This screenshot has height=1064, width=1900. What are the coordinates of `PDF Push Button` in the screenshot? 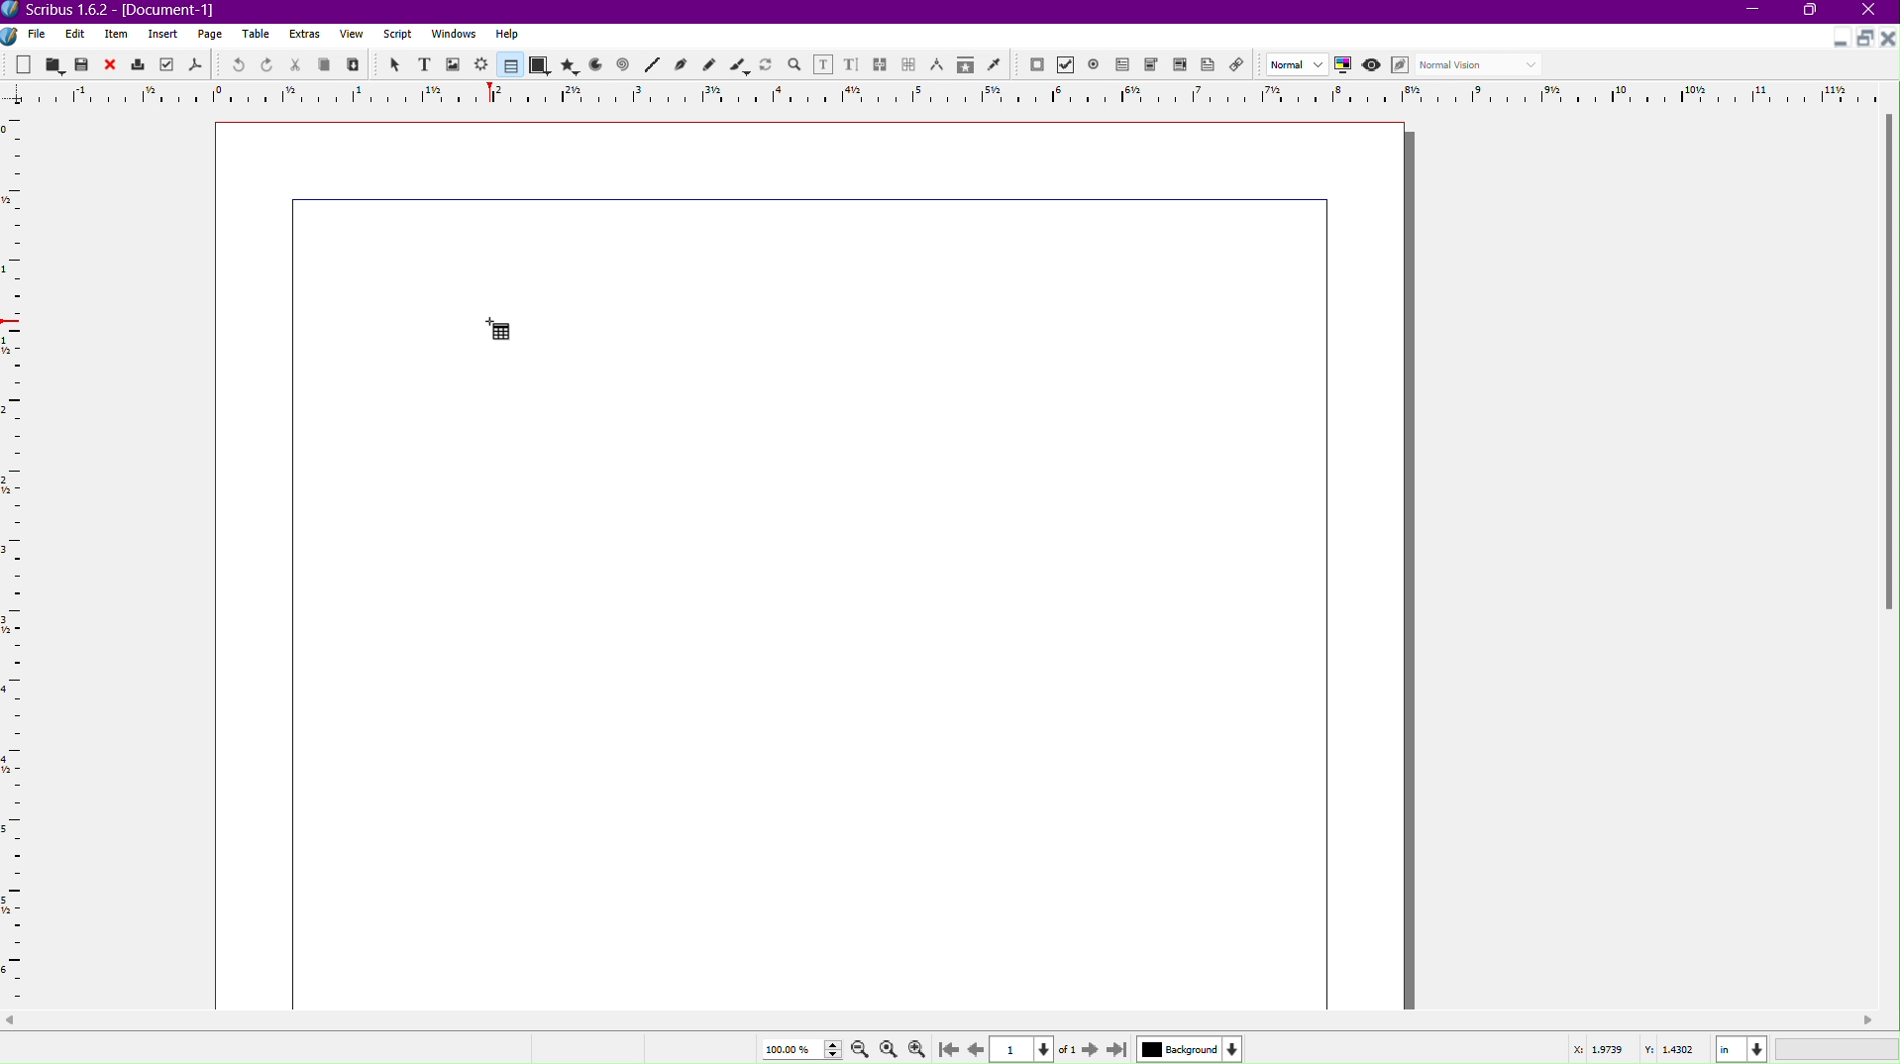 It's located at (1036, 65).